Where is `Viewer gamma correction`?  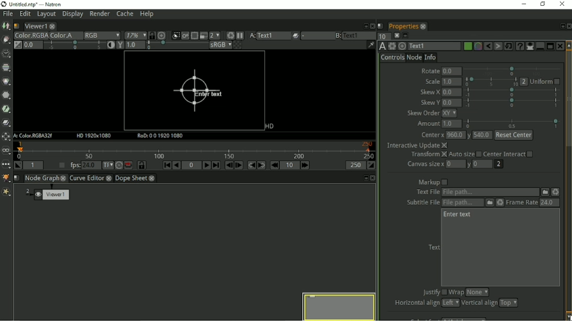 Viewer gamma correction is located at coordinates (119, 45).